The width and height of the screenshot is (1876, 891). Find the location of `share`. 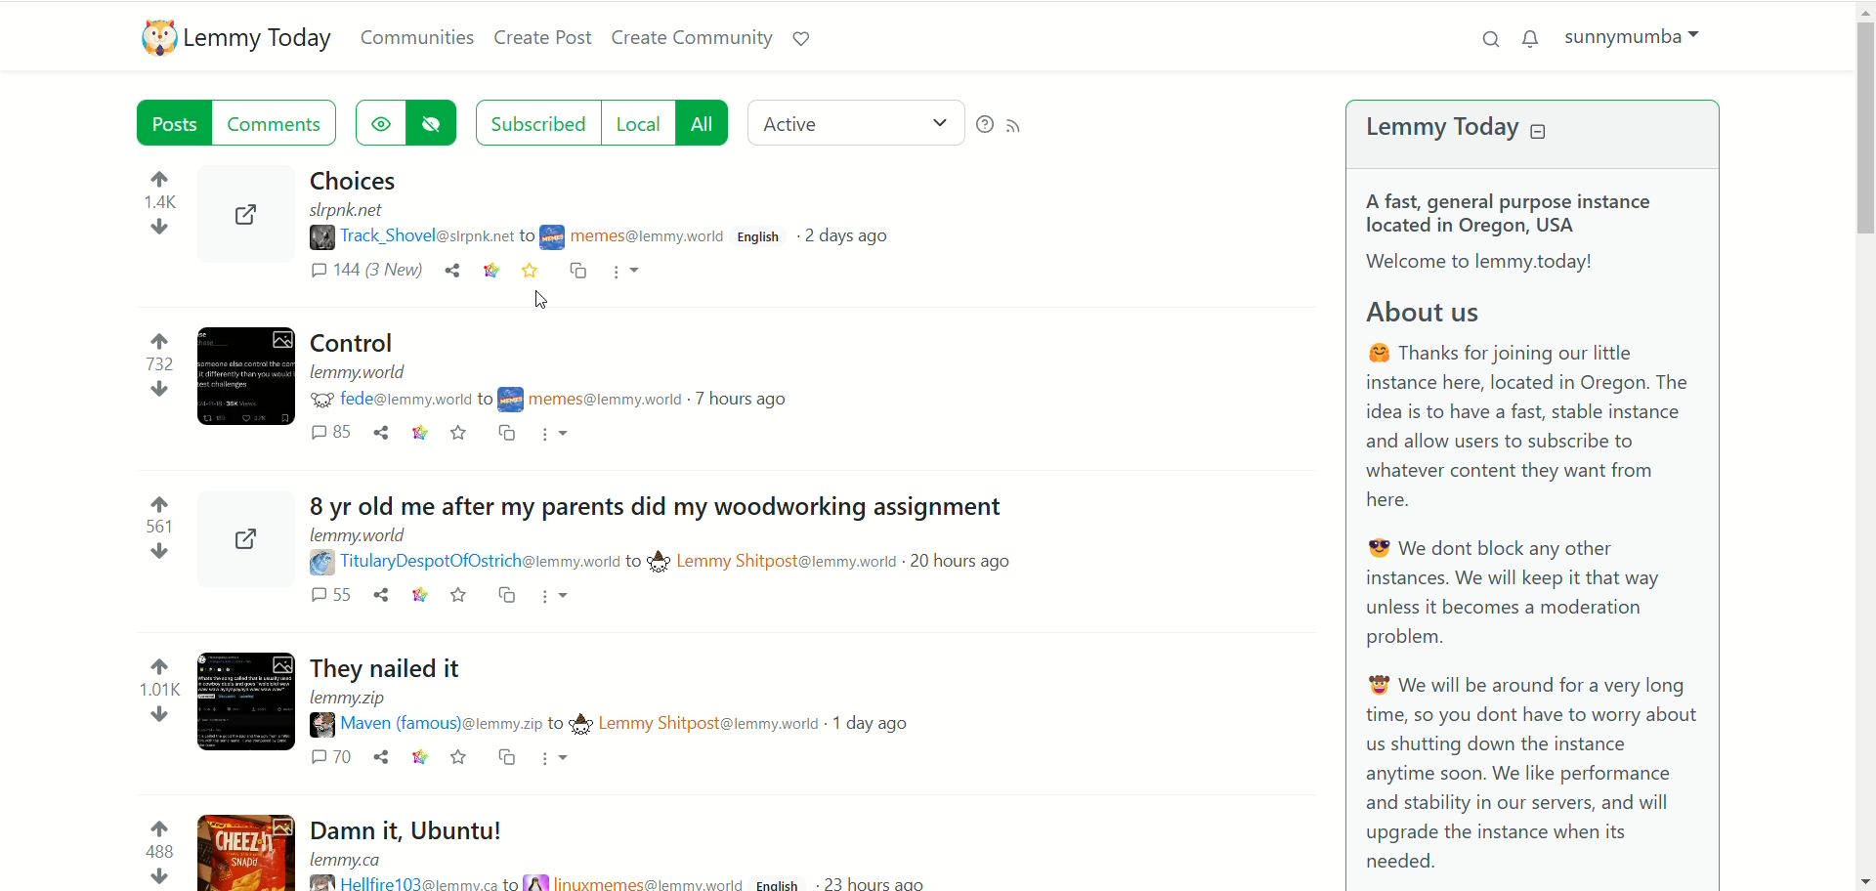

share is located at coordinates (247, 222).